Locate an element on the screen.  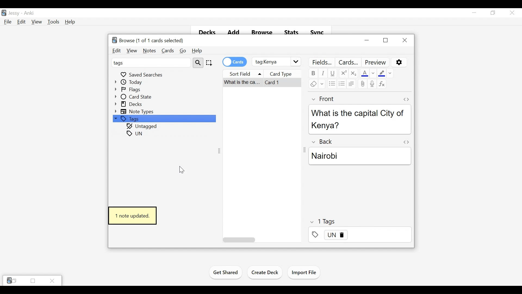
Text Color is located at coordinates (364, 73).